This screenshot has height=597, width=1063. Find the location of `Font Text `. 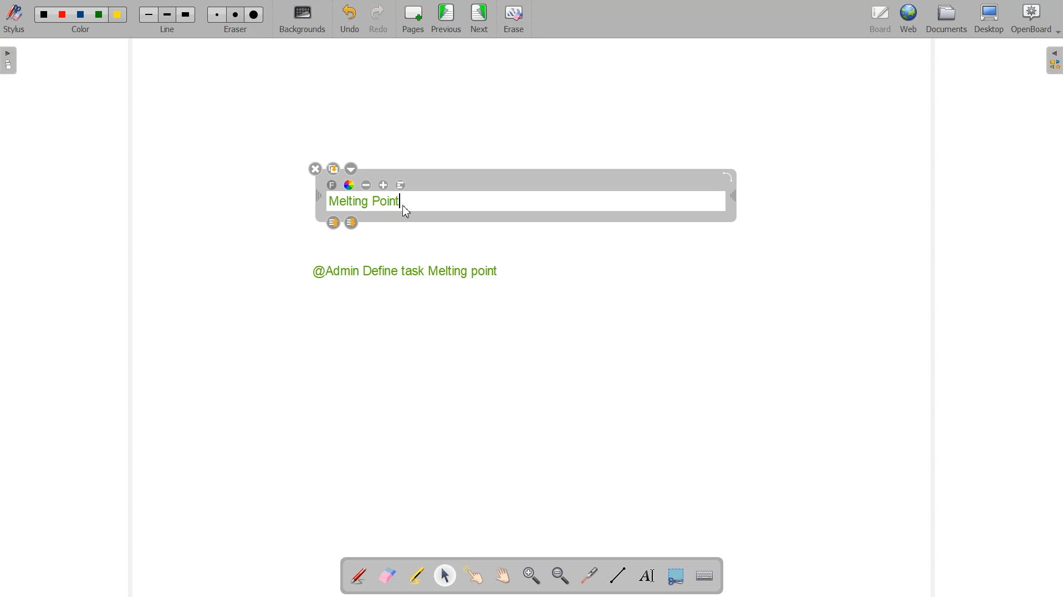

Font Text  is located at coordinates (333, 186).